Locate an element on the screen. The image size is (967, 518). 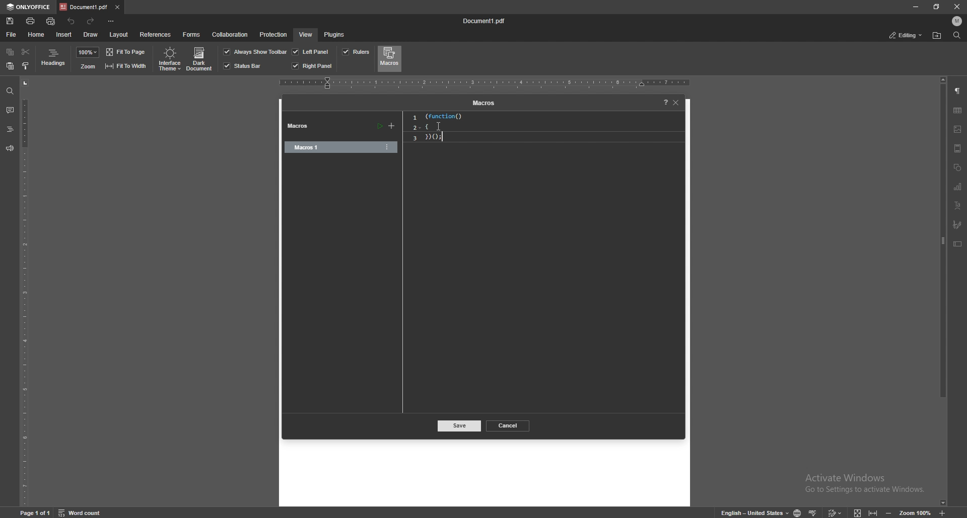
fit to screen is located at coordinates (858, 512).